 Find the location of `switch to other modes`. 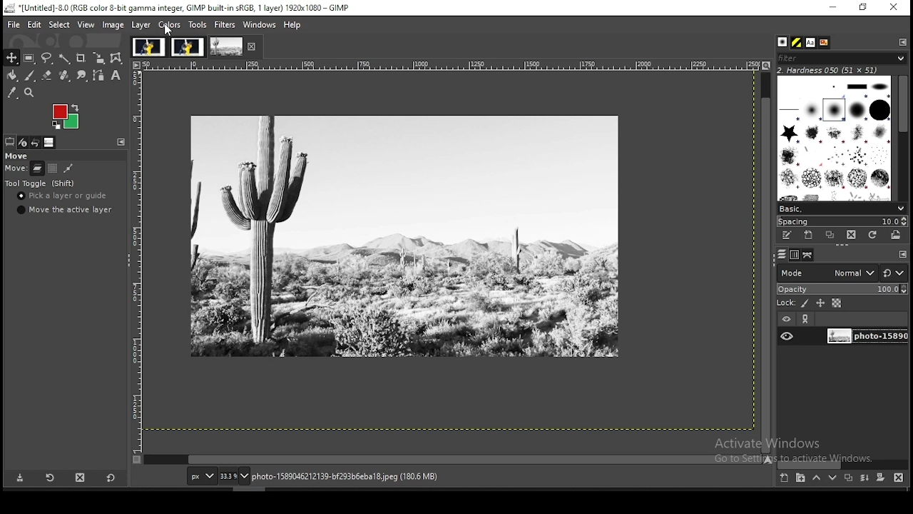

switch to other modes is located at coordinates (893, 273).